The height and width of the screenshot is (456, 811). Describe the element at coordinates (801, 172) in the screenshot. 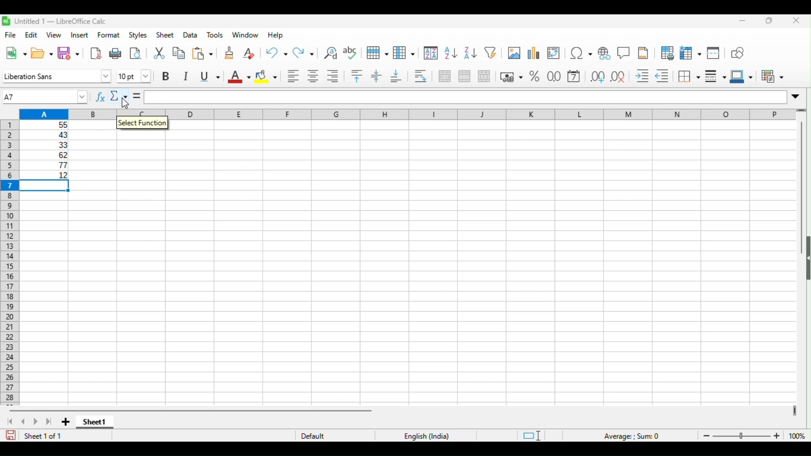

I see `vertical scroll bar` at that location.